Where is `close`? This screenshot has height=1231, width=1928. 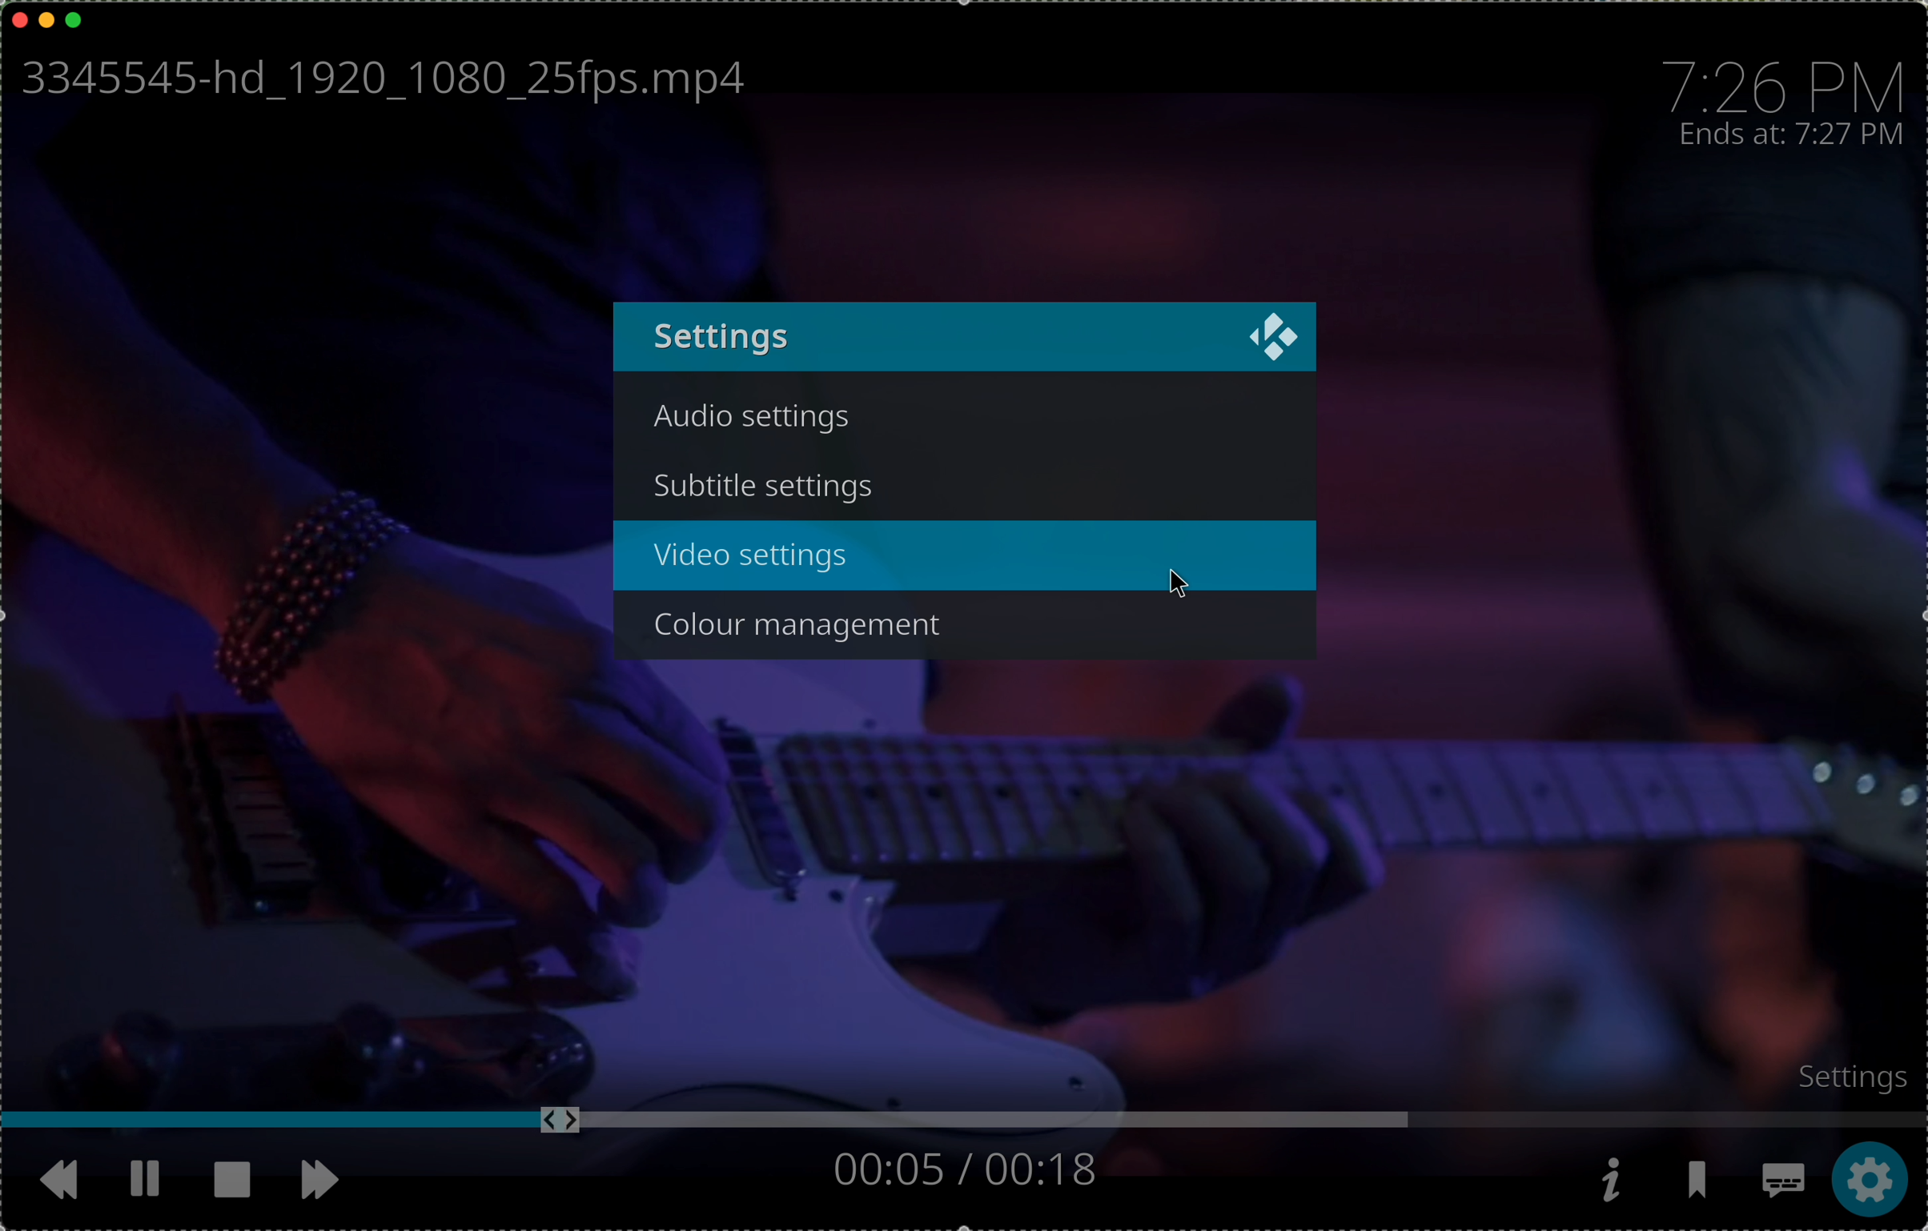 close is located at coordinates (1276, 334).